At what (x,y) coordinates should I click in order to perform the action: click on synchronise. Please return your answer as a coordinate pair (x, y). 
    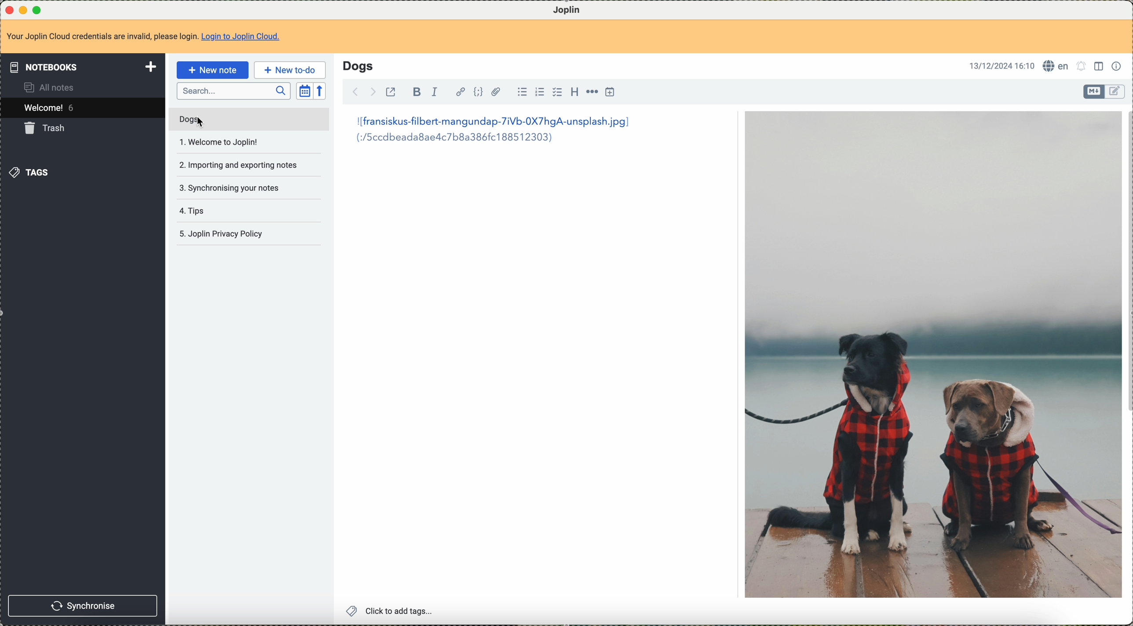
    Looking at the image, I should click on (83, 607).